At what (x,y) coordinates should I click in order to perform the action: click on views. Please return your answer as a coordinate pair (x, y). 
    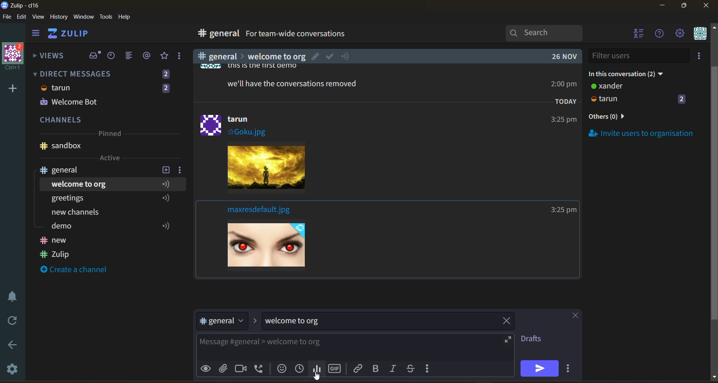
    Looking at the image, I should click on (49, 58).